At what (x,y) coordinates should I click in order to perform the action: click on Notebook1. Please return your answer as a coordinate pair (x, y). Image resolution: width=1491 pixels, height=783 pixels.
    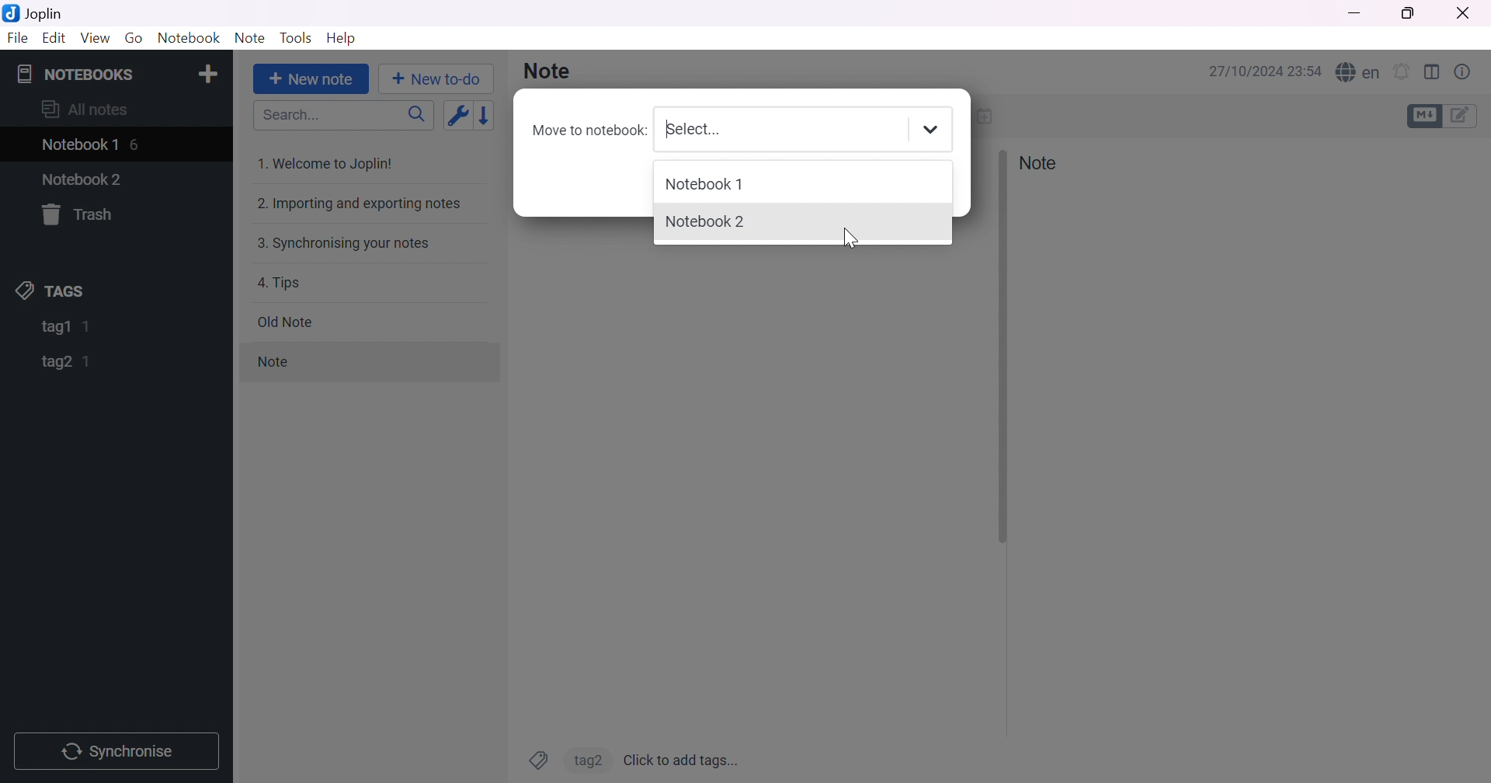
    Looking at the image, I should click on (707, 184).